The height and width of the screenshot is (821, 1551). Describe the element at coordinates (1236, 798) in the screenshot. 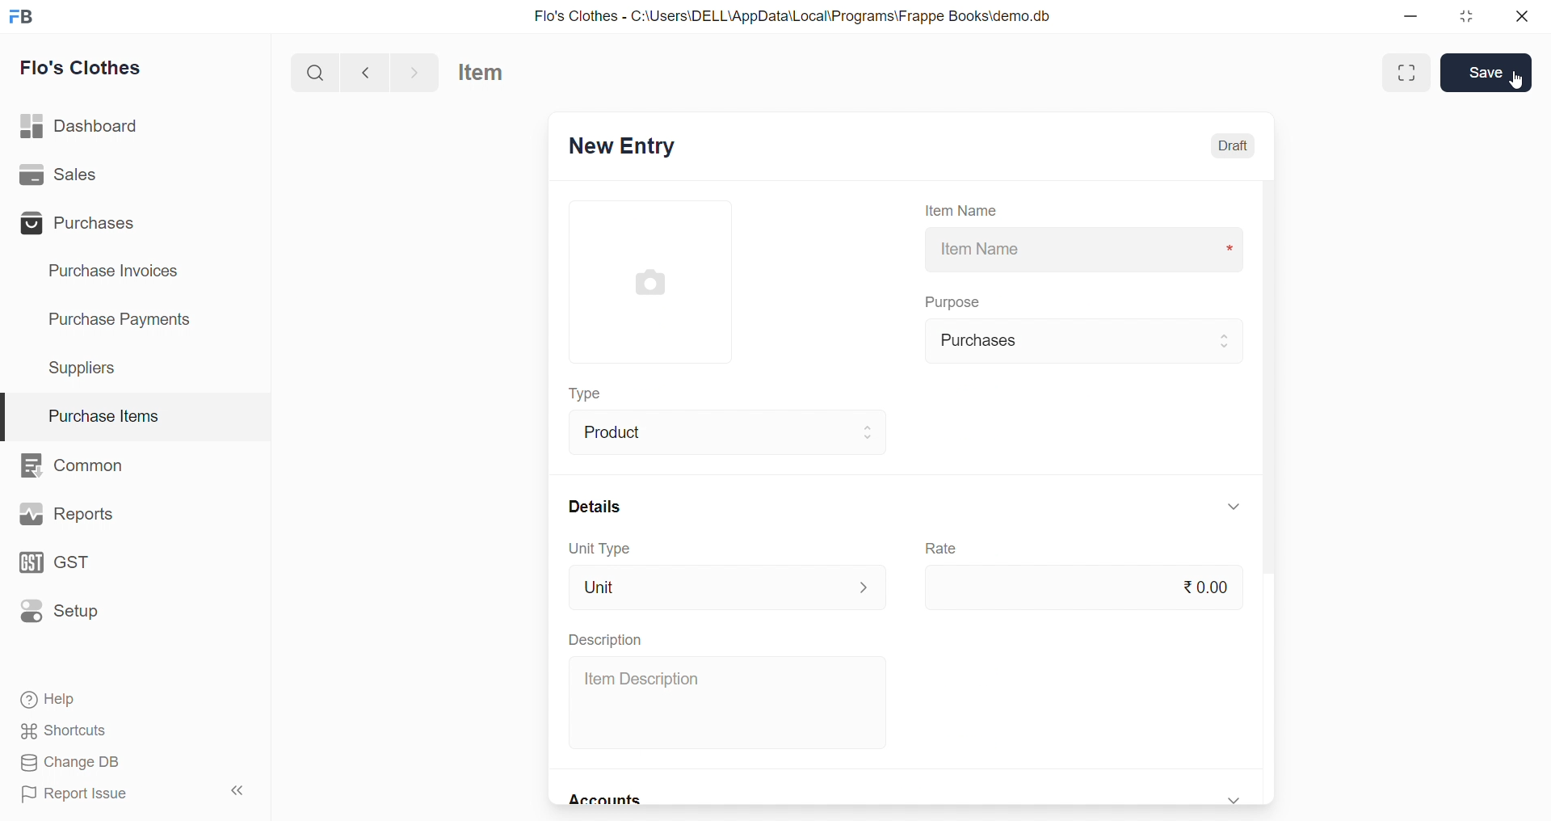

I see `expand/collapse` at that location.